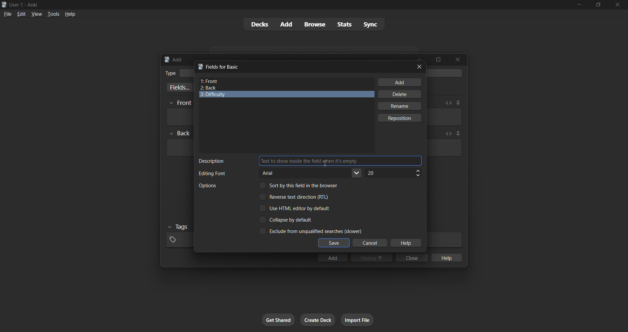  Describe the element at coordinates (344, 24) in the screenshot. I see `stats` at that location.